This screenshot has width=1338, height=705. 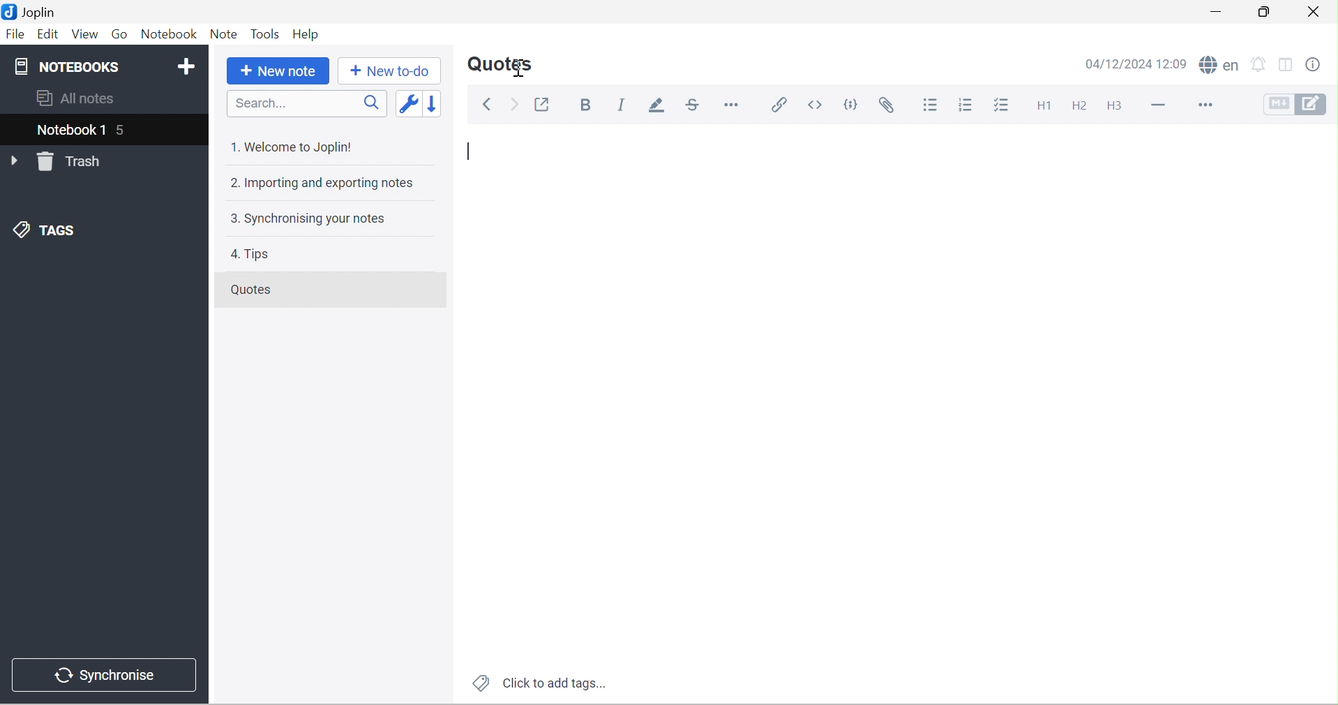 I want to click on 1. Welcome to Joplin!, so click(x=295, y=147).